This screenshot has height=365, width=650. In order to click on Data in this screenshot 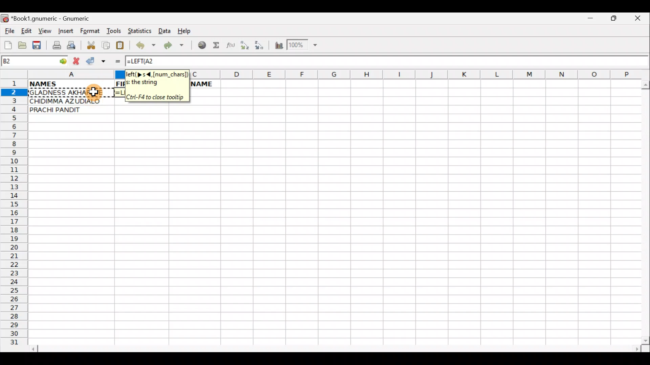, I will do `click(164, 30)`.